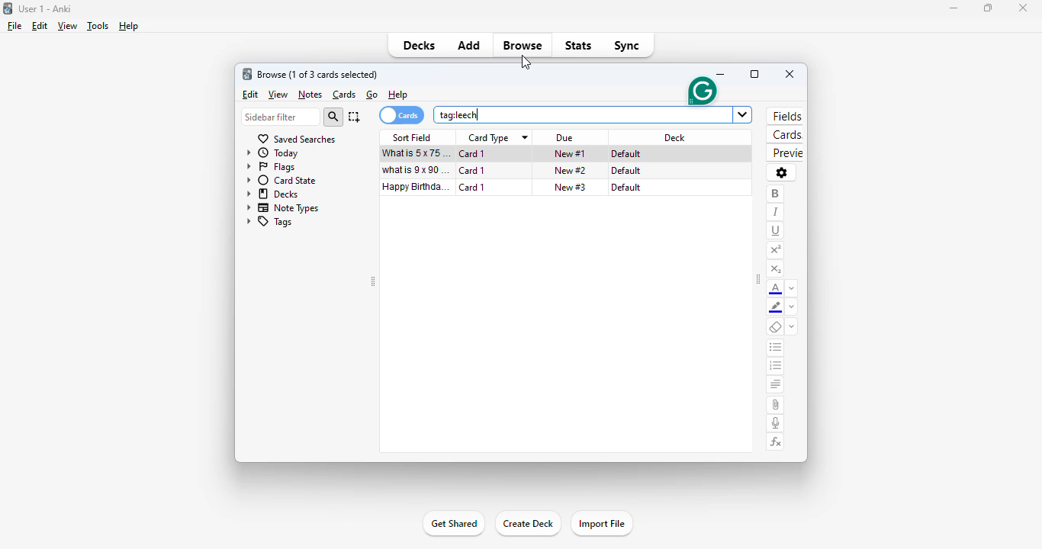 The image size is (1042, 549). What do you see at coordinates (627, 188) in the screenshot?
I see `default` at bounding box center [627, 188].